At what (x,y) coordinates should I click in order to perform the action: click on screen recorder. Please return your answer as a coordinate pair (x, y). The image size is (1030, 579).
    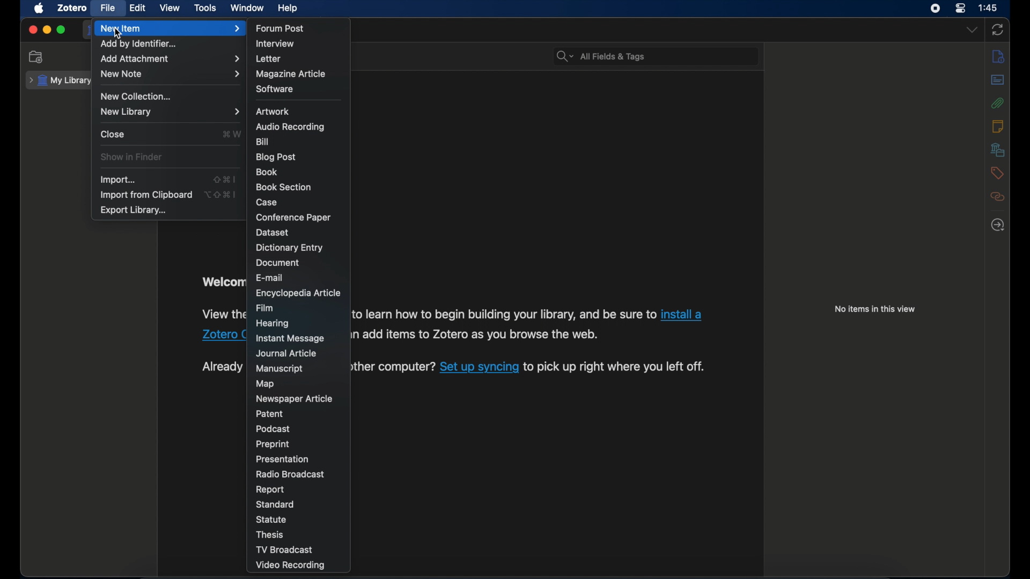
    Looking at the image, I should click on (936, 9).